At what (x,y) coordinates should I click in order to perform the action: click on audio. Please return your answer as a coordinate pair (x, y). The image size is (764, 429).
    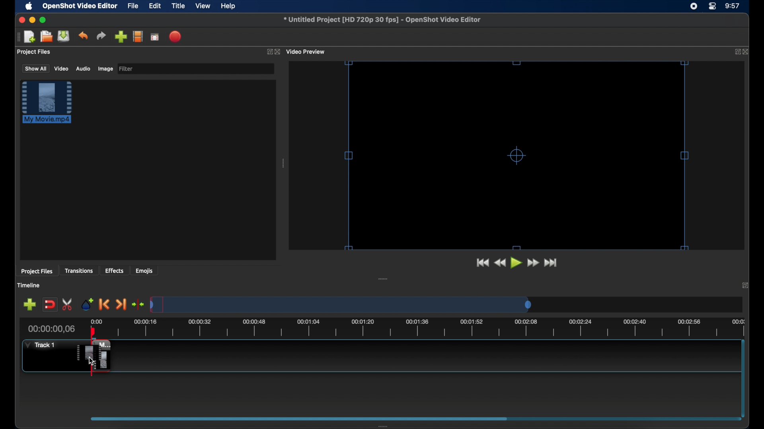
    Looking at the image, I should click on (83, 69).